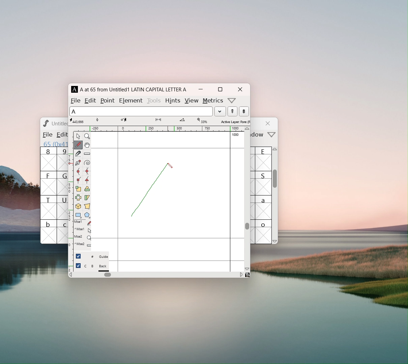  Describe the element at coordinates (62, 159) in the screenshot. I see `9` at that location.